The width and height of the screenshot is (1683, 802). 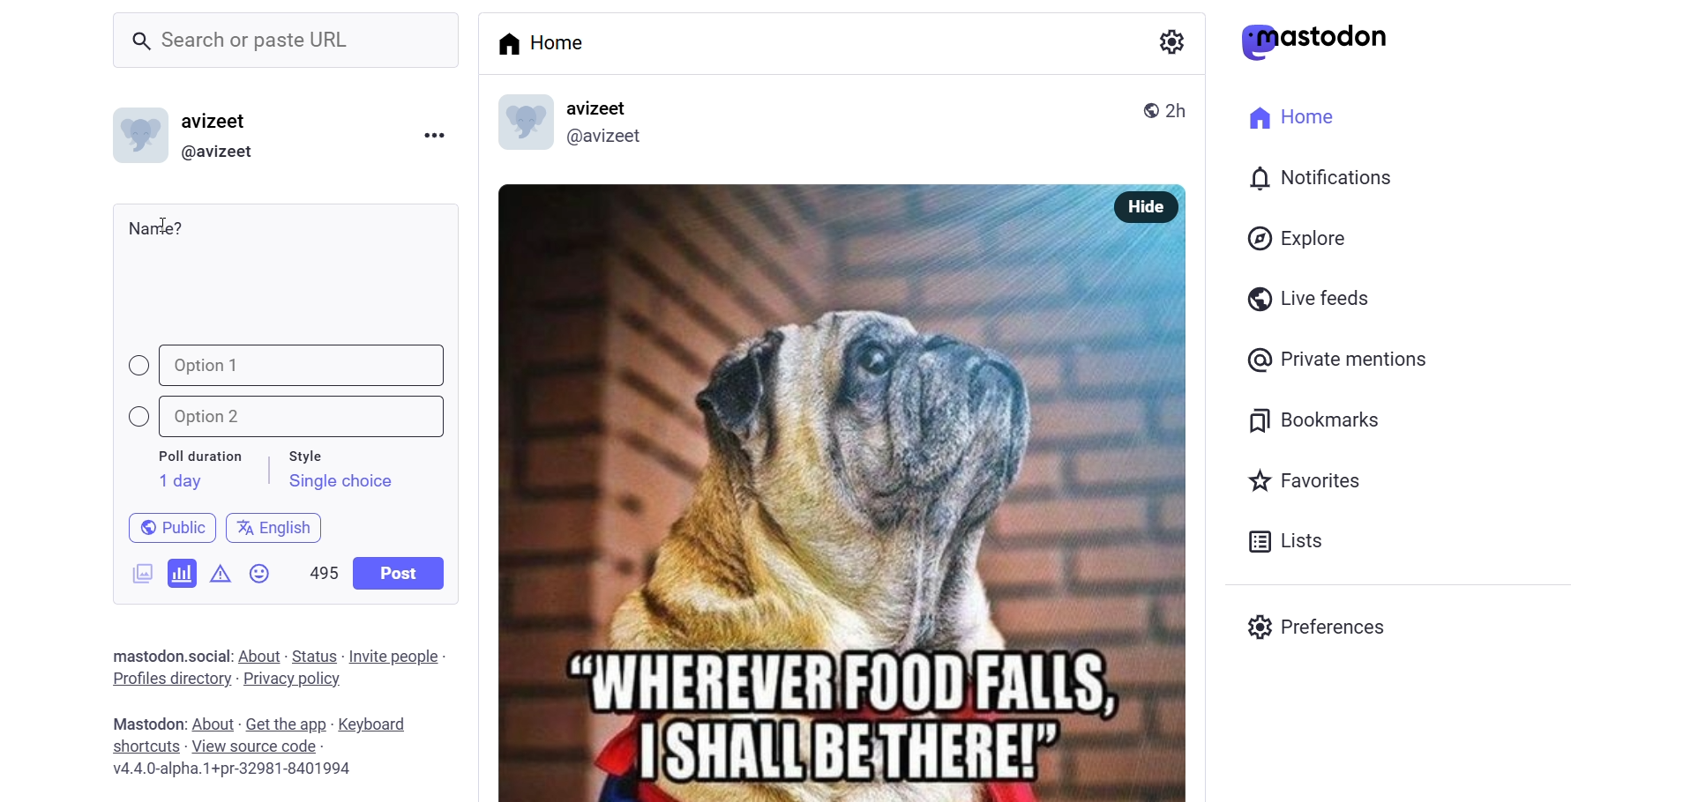 I want to click on avizeet, so click(x=219, y=123).